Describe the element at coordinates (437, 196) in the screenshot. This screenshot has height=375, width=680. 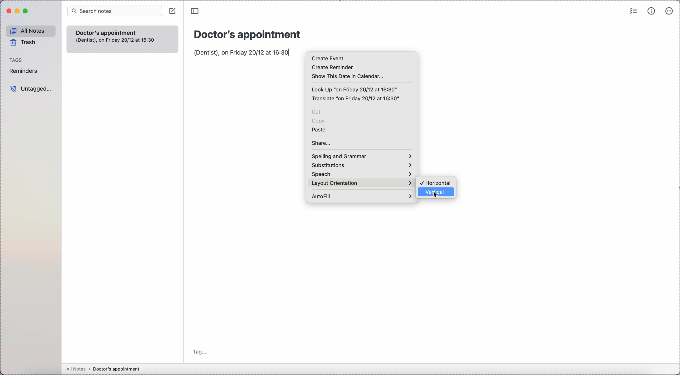
I see `cursor` at that location.